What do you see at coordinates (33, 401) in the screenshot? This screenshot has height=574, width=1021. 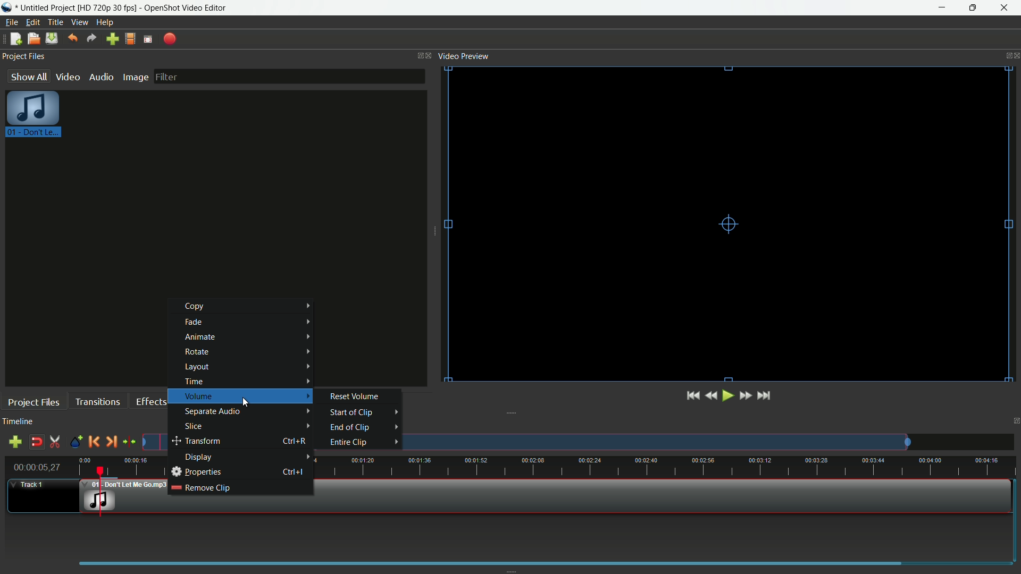 I see `project files` at bounding box center [33, 401].